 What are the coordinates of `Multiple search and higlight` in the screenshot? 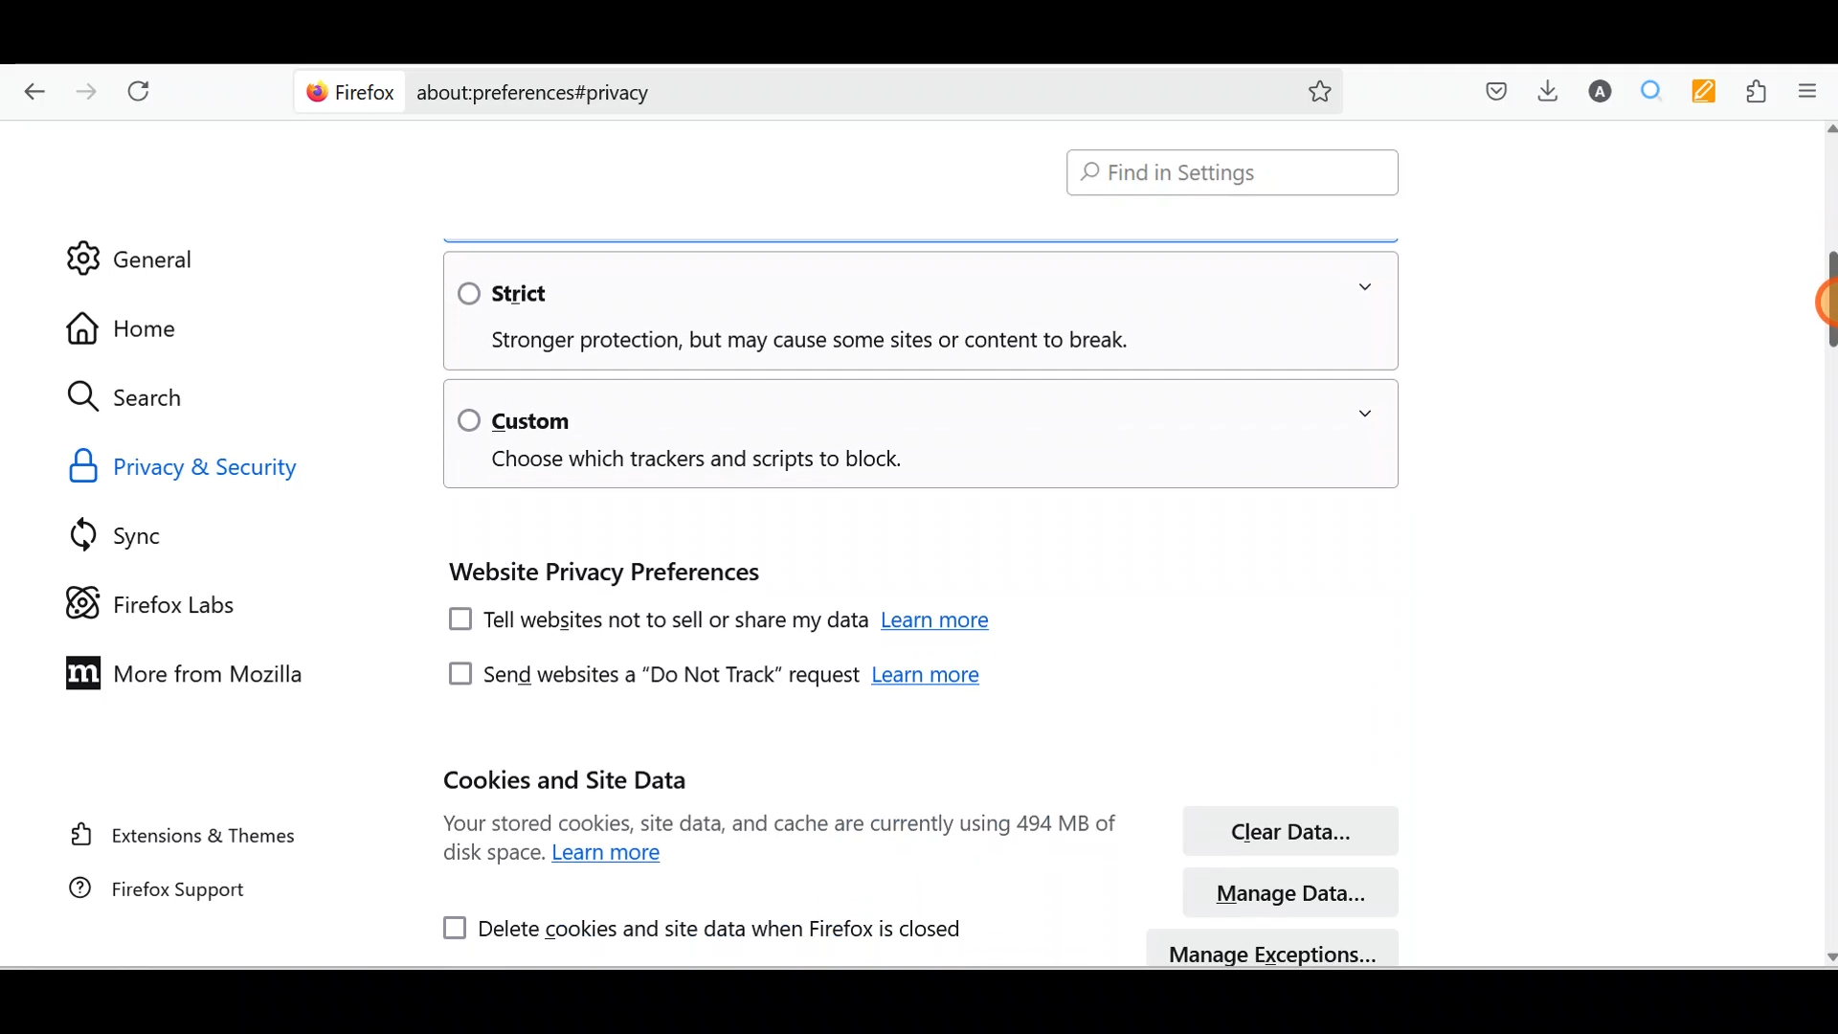 It's located at (1653, 90).